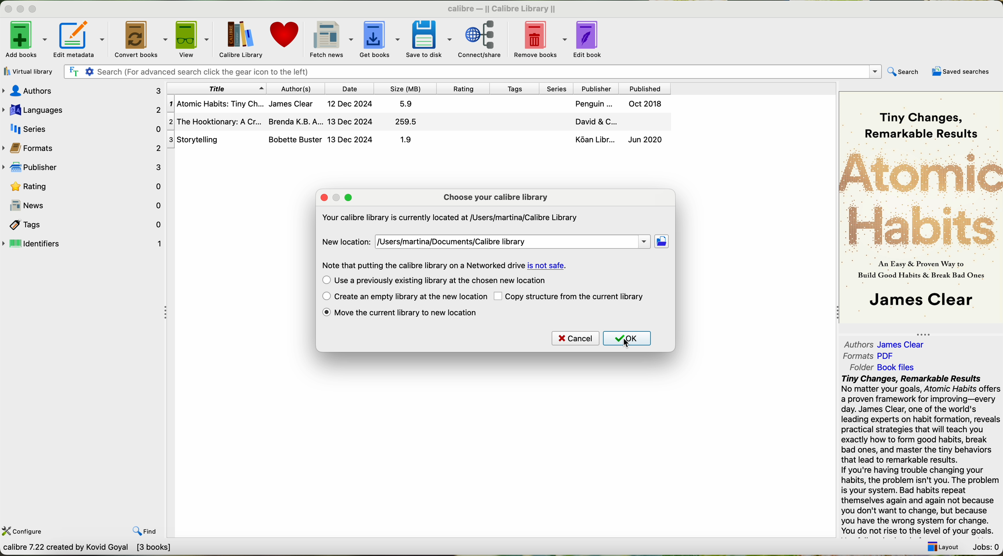 This screenshot has width=1003, height=556. What do you see at coordinates (303, 140) in the screenshot?
I see `3| Storytelling Bobette Buster 13 Dec 2024 1.9` at bounding box center [303, 140].